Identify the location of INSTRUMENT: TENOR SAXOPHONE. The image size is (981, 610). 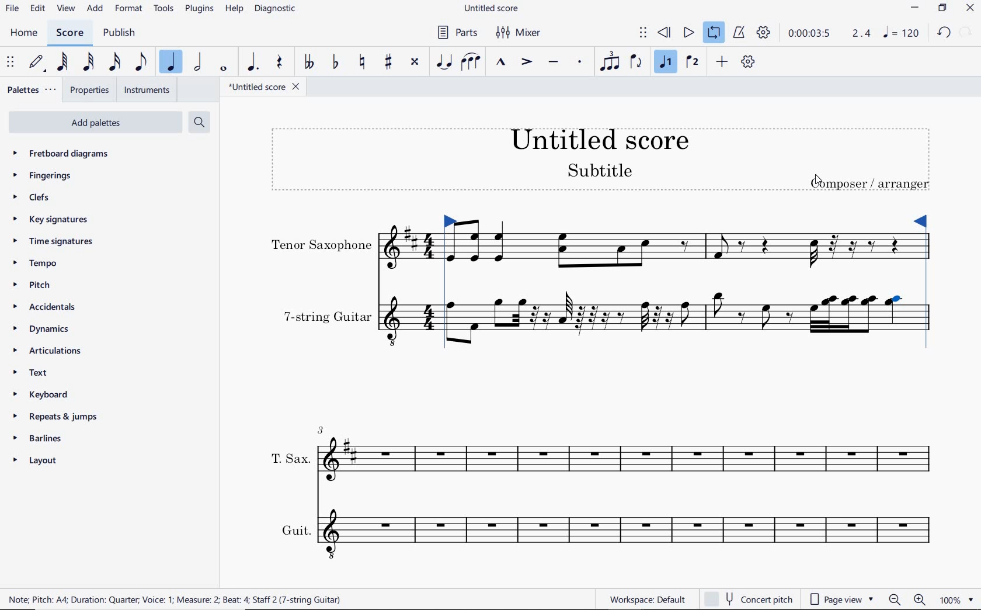
(348, 244).